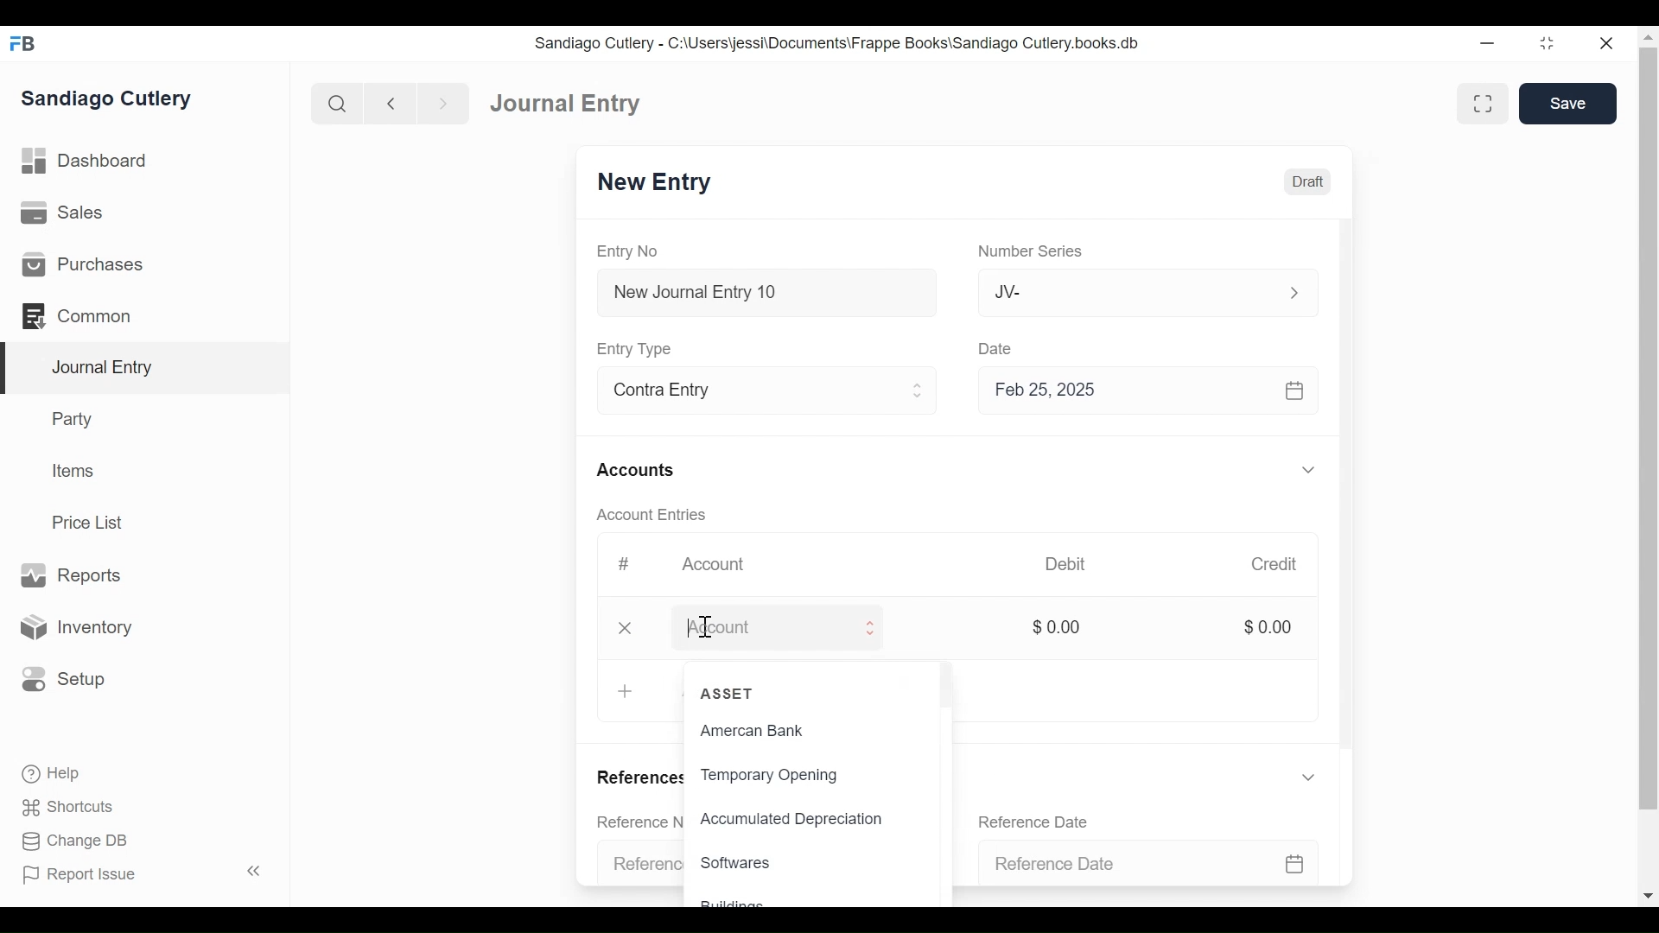 The width and height of the screenshot is (1659, 933). Describe the element at coordinates (778, 292) in the screenshot. I see `New Journal Entry 10` at that location.